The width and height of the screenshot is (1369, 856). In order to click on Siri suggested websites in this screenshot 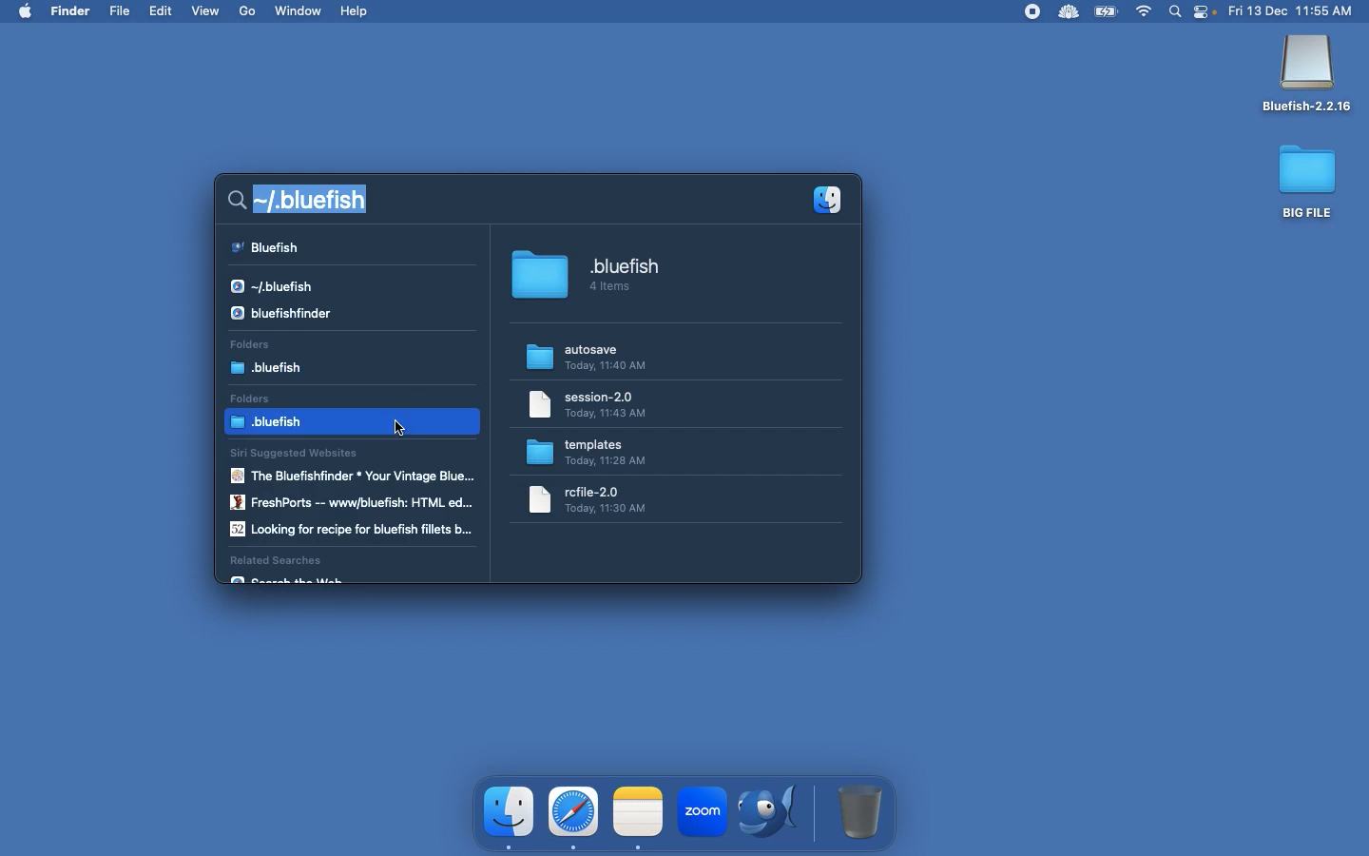, I will do `click(354, 495)`.